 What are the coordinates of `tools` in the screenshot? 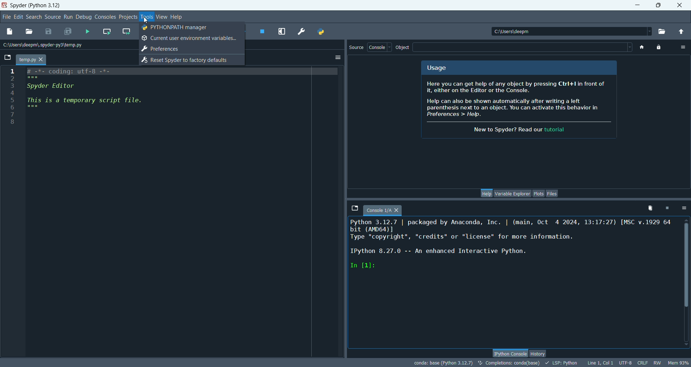 It's located at (145, 17).